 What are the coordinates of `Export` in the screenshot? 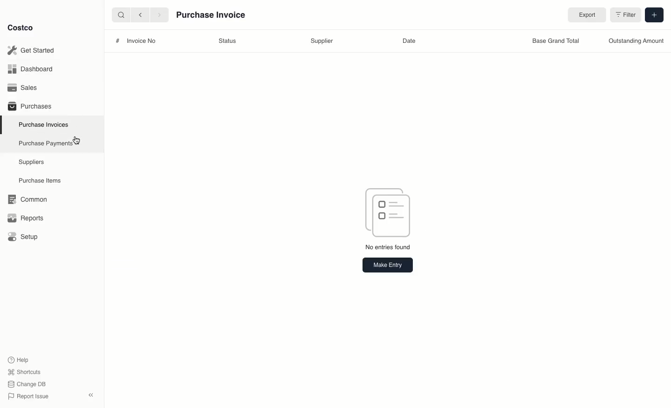 It's located at (585, 15).